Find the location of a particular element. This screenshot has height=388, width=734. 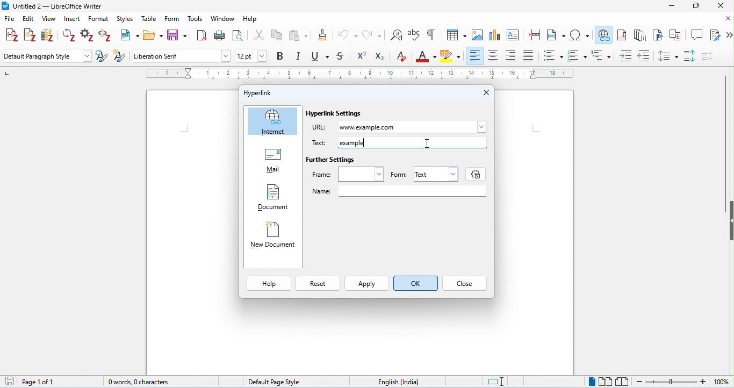

hide is located at coordinates (729, 222).